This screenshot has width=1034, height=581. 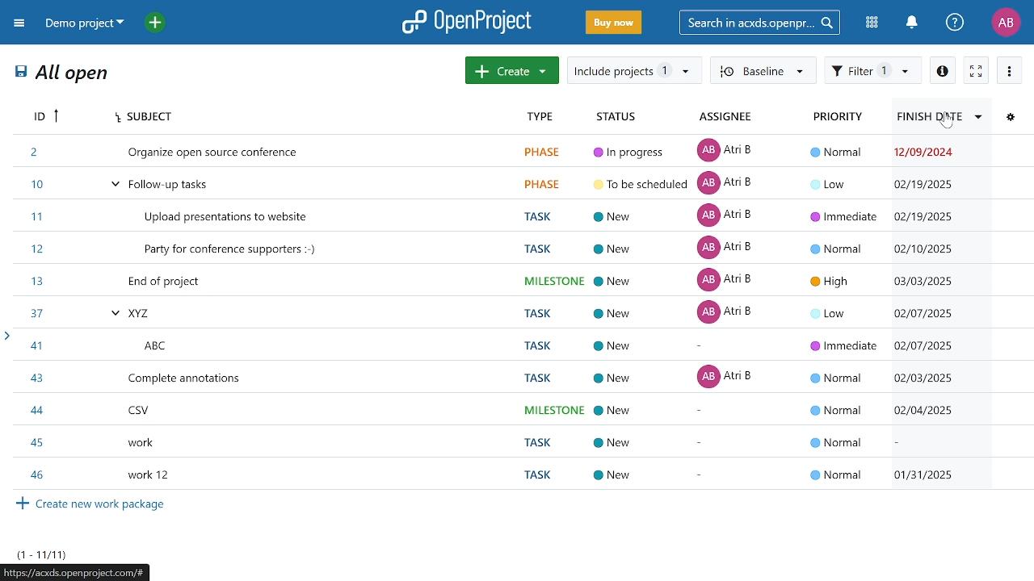 What do you see at coordinates (939, 117) in the screenshot?
I see `finish date` at bounding box center [939, 117].